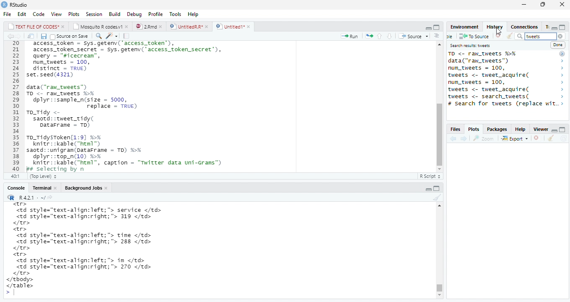 Image resolution: width=570 pixels, height=302 pixels. Describe the element at coordinates (416, 36) in the screenshot. I see `+ Source` at that location.